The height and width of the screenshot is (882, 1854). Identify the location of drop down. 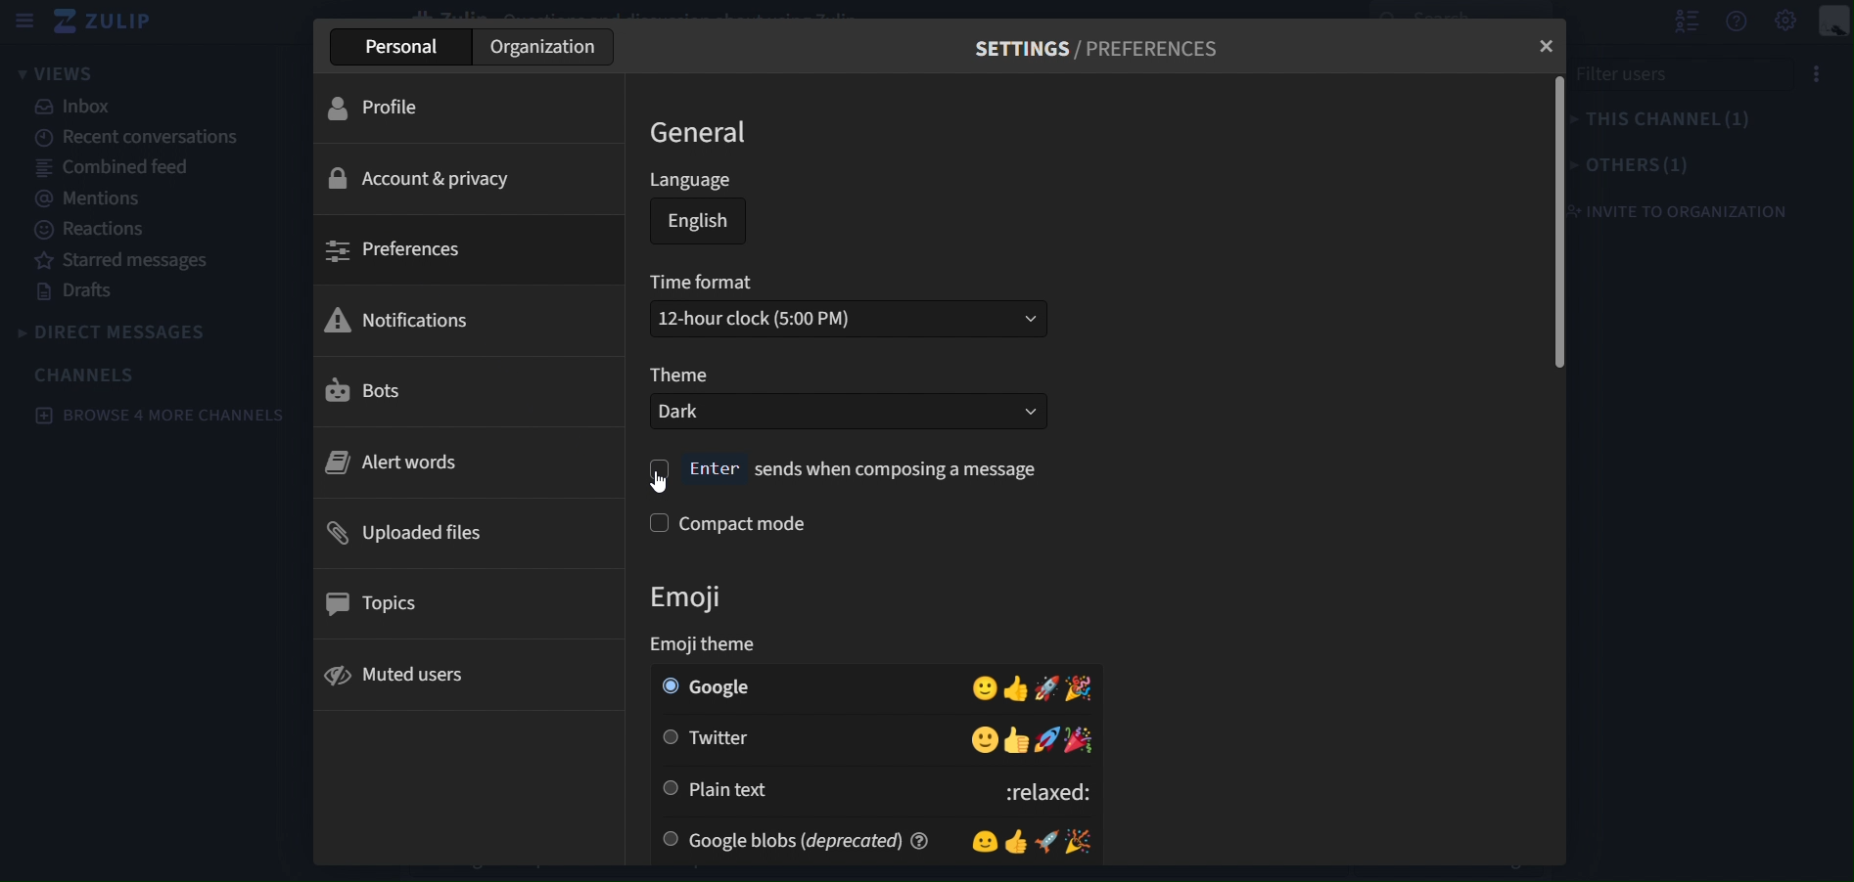
(1012, 318).